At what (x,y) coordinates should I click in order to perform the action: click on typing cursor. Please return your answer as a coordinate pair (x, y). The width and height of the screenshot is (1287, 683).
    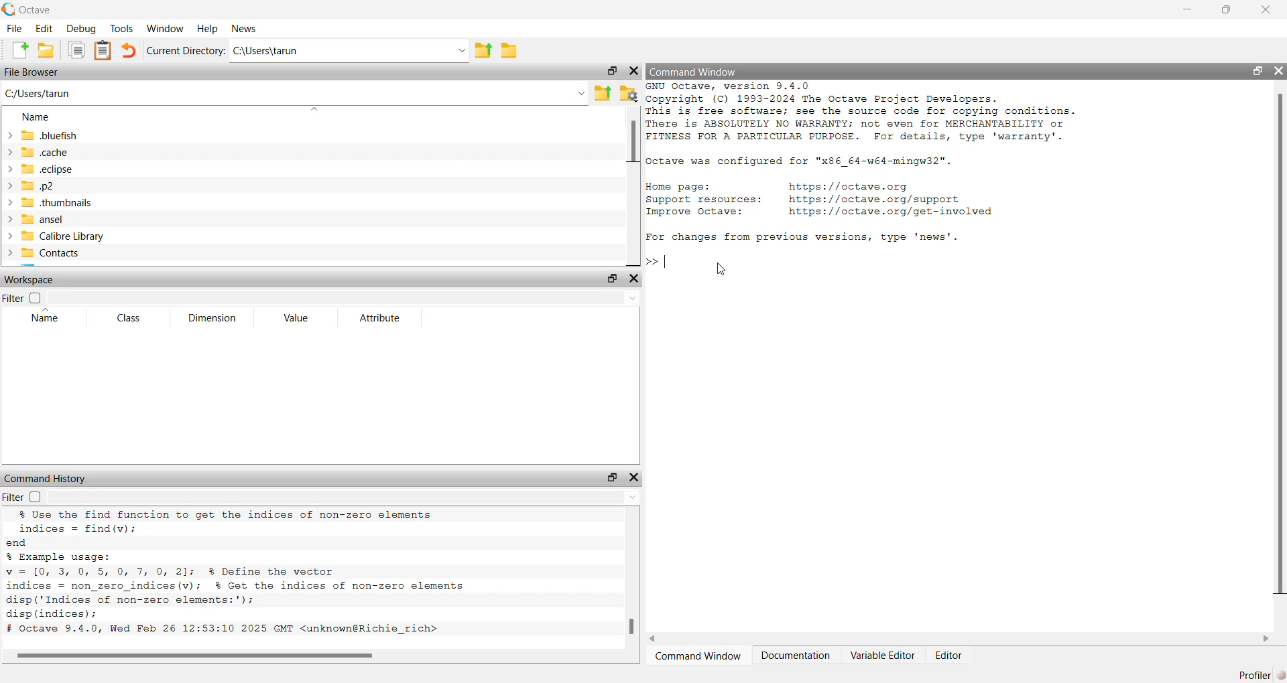
    Looking at the image, I should click on (660, 261).